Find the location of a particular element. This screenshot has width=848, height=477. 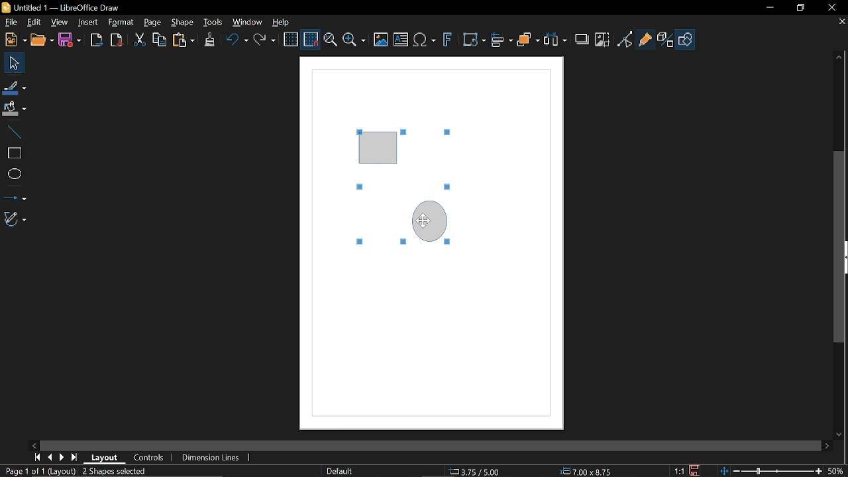

Export is located at coordinates (96, 42).